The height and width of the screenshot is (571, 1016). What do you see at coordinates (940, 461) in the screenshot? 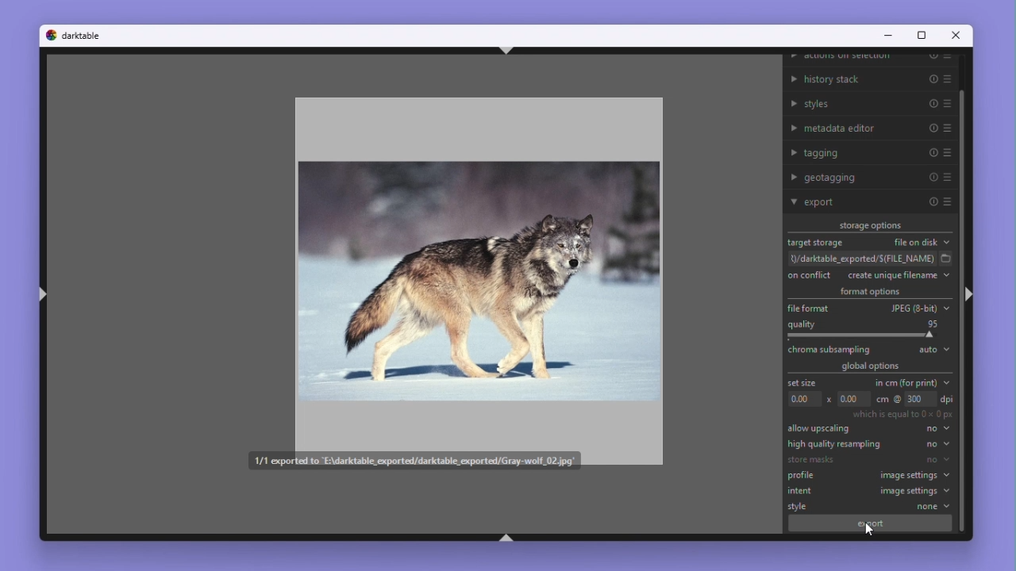
I see `no` at bounding box center [940, 461].